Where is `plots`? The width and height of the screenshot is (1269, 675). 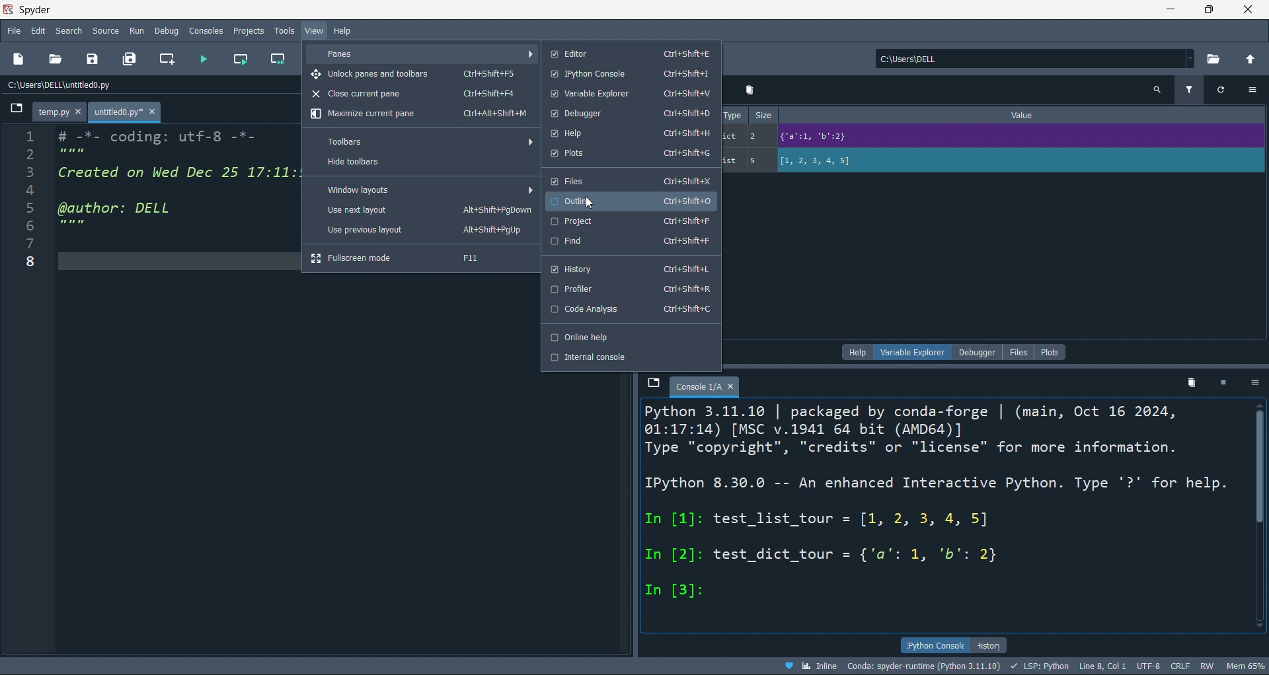 plots is located at coordinates (631, 155).